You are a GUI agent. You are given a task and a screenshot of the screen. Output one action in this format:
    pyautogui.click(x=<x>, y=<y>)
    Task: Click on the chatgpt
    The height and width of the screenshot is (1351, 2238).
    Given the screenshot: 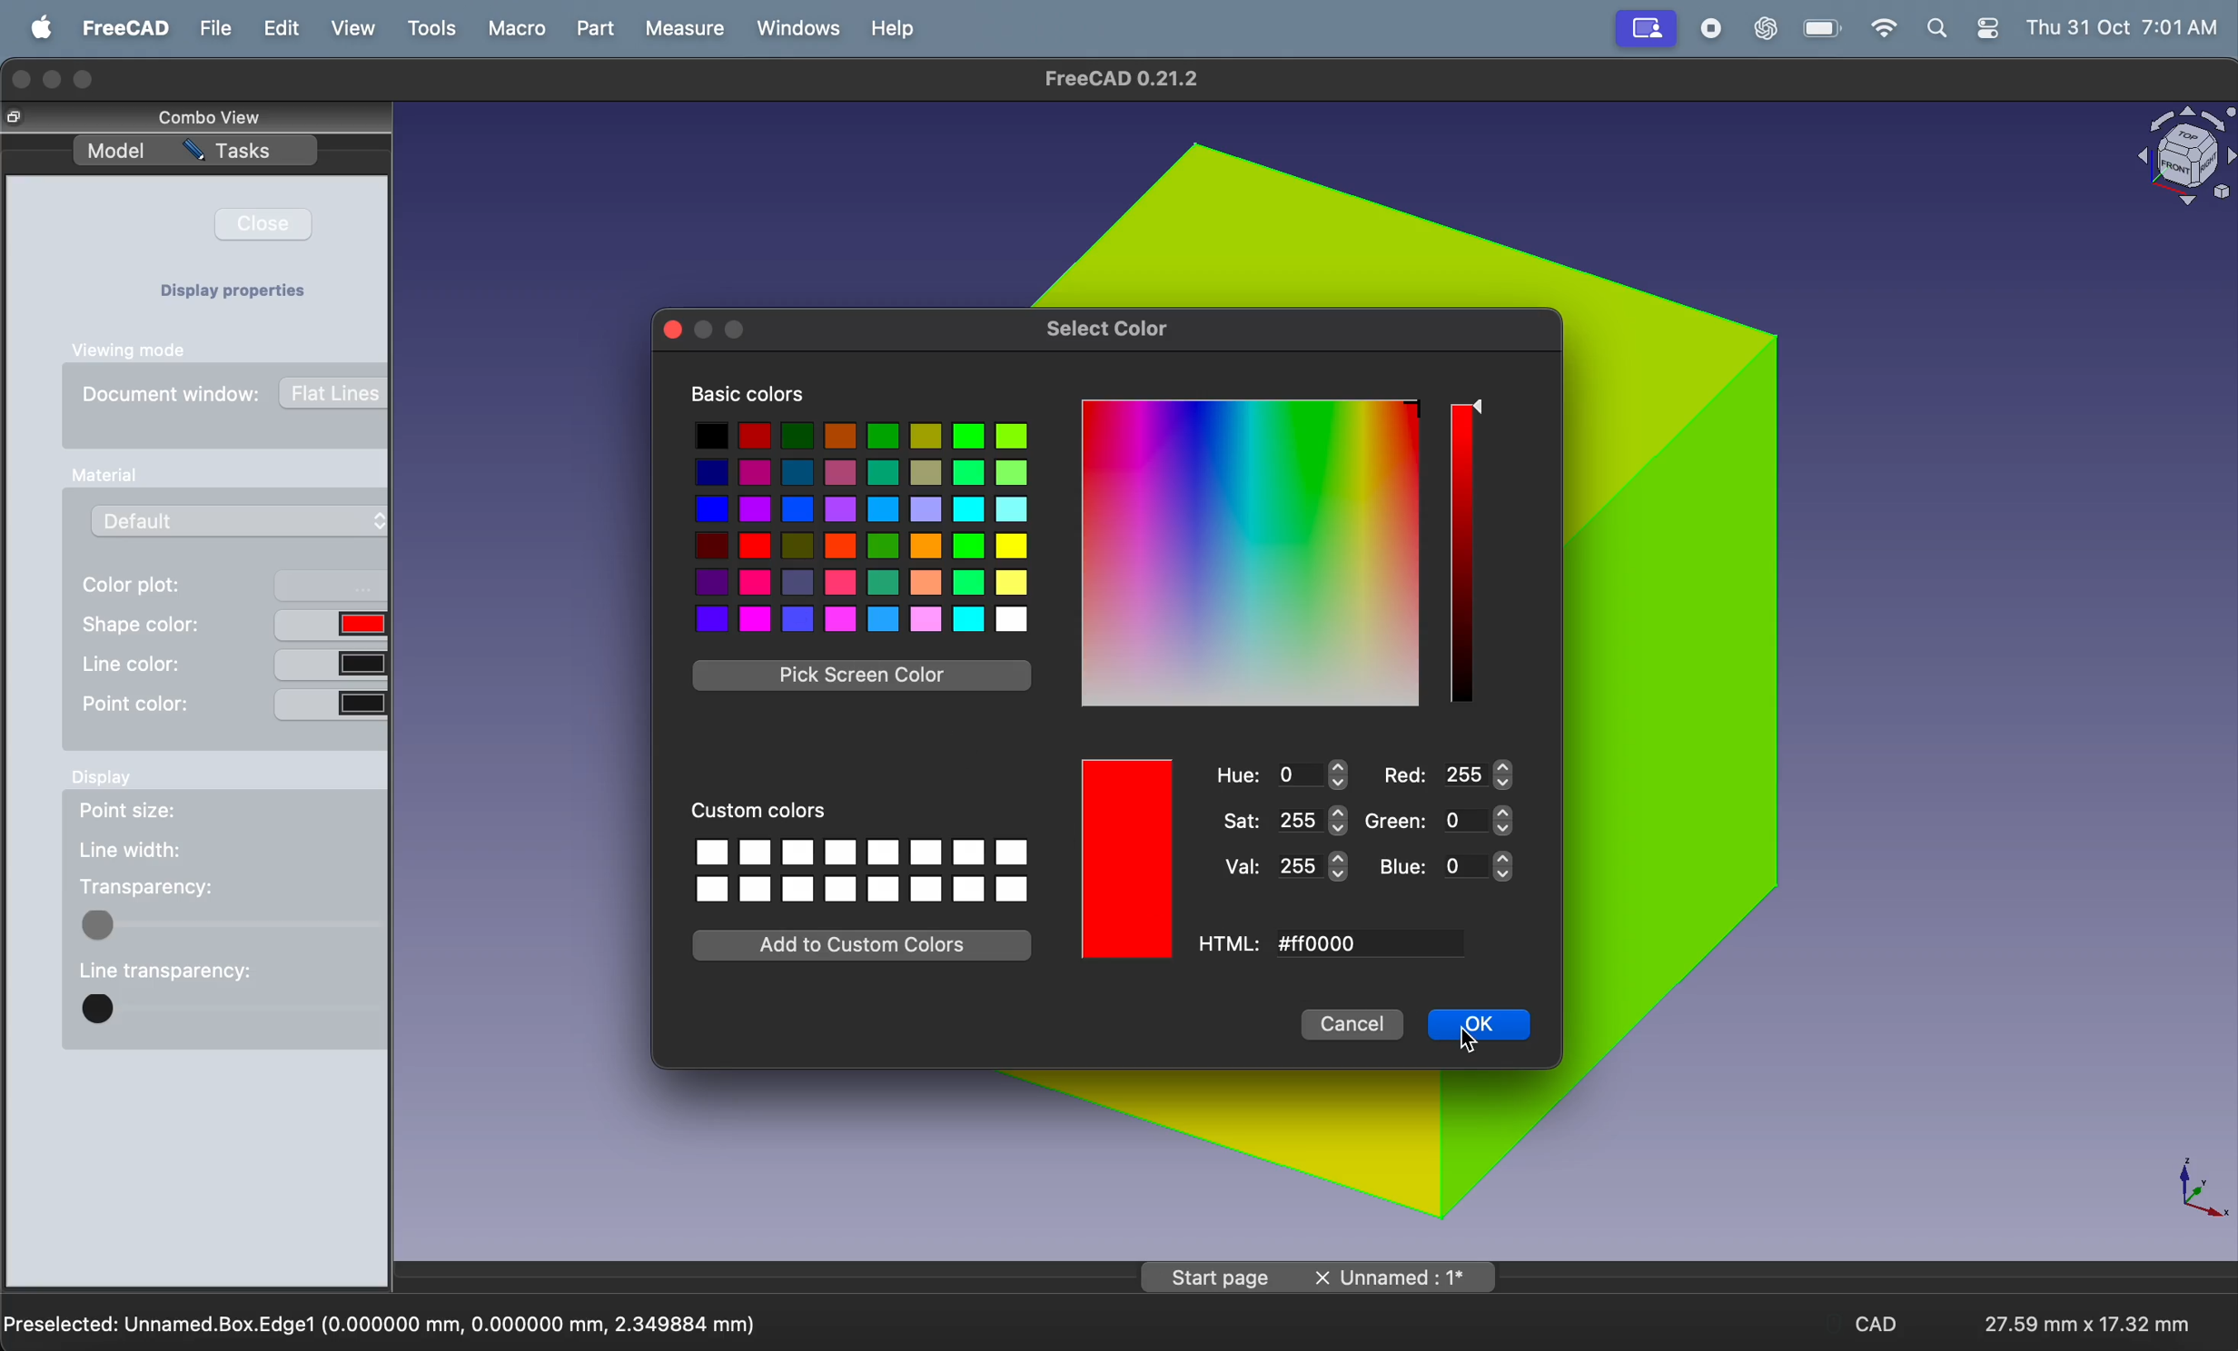 What is the action you would take?
    pyautogui.click(x=1764, y=30)
    